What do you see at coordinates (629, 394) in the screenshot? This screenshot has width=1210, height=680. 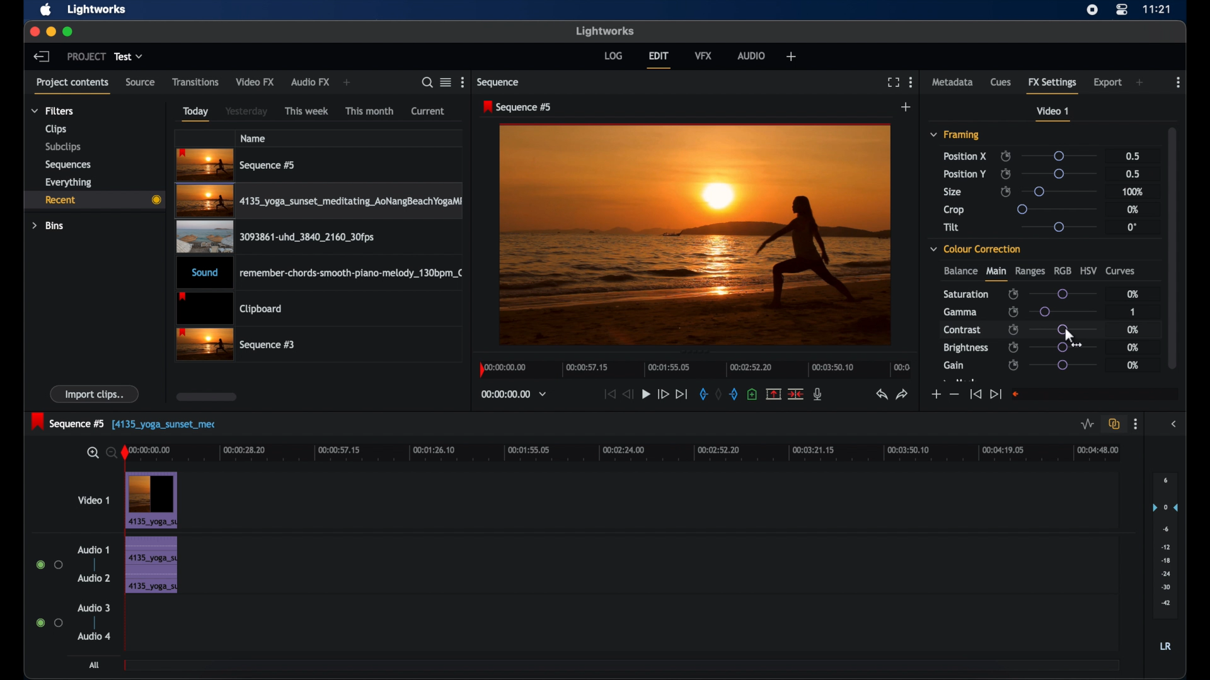 I see `rewind` at bounding box center [629, 394].